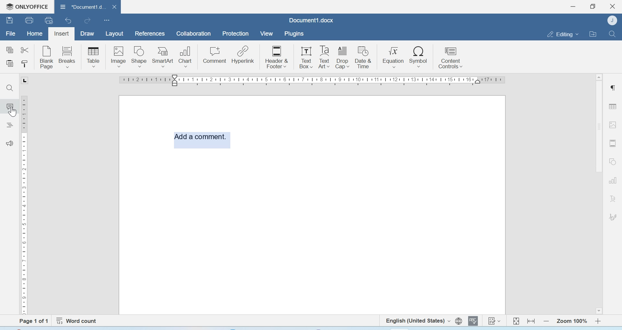 The width and height of the screenshot is (622, 330). Describe the element at coordinates (9, 87) in the screenshot. I see `Find` at that location.